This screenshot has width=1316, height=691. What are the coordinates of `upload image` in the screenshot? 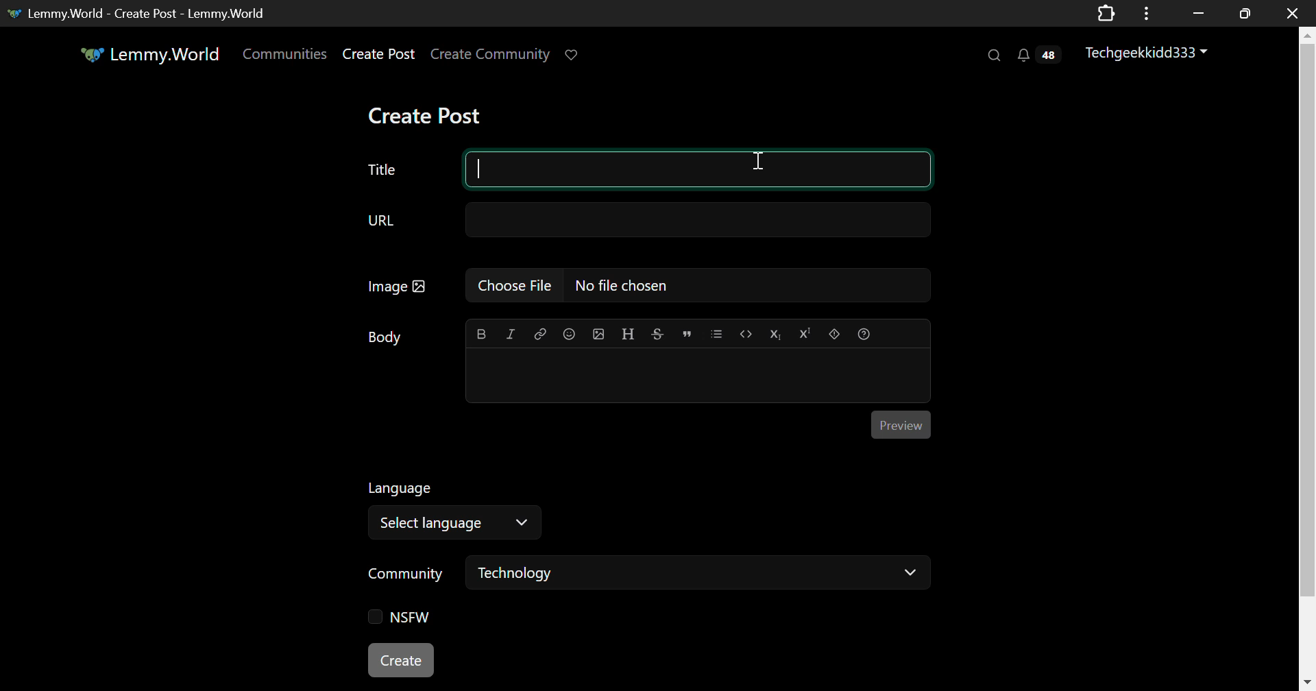 It's located at (599, 333).